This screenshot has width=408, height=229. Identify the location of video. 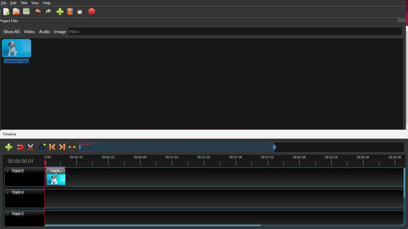
(56, 177).